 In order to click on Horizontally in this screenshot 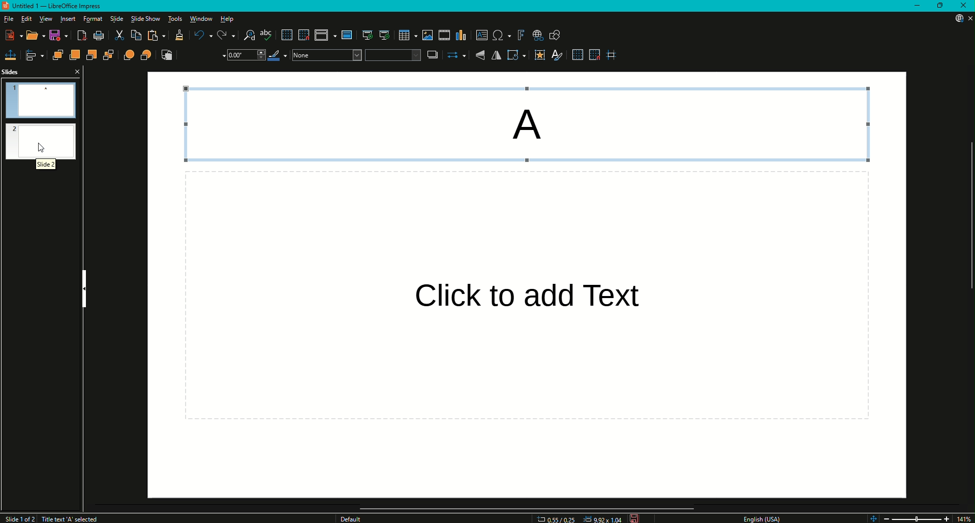, I will do `click(498, 55)`.